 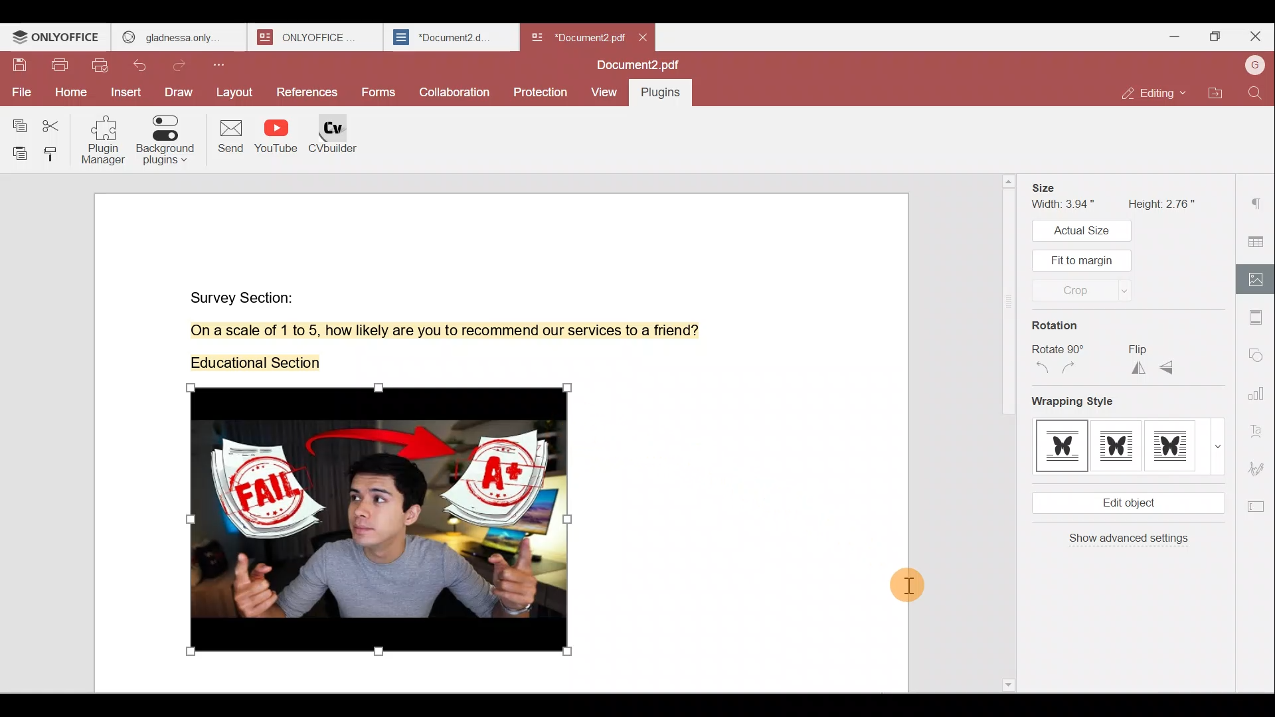 I want to click on References, so click(x=308, y=94).